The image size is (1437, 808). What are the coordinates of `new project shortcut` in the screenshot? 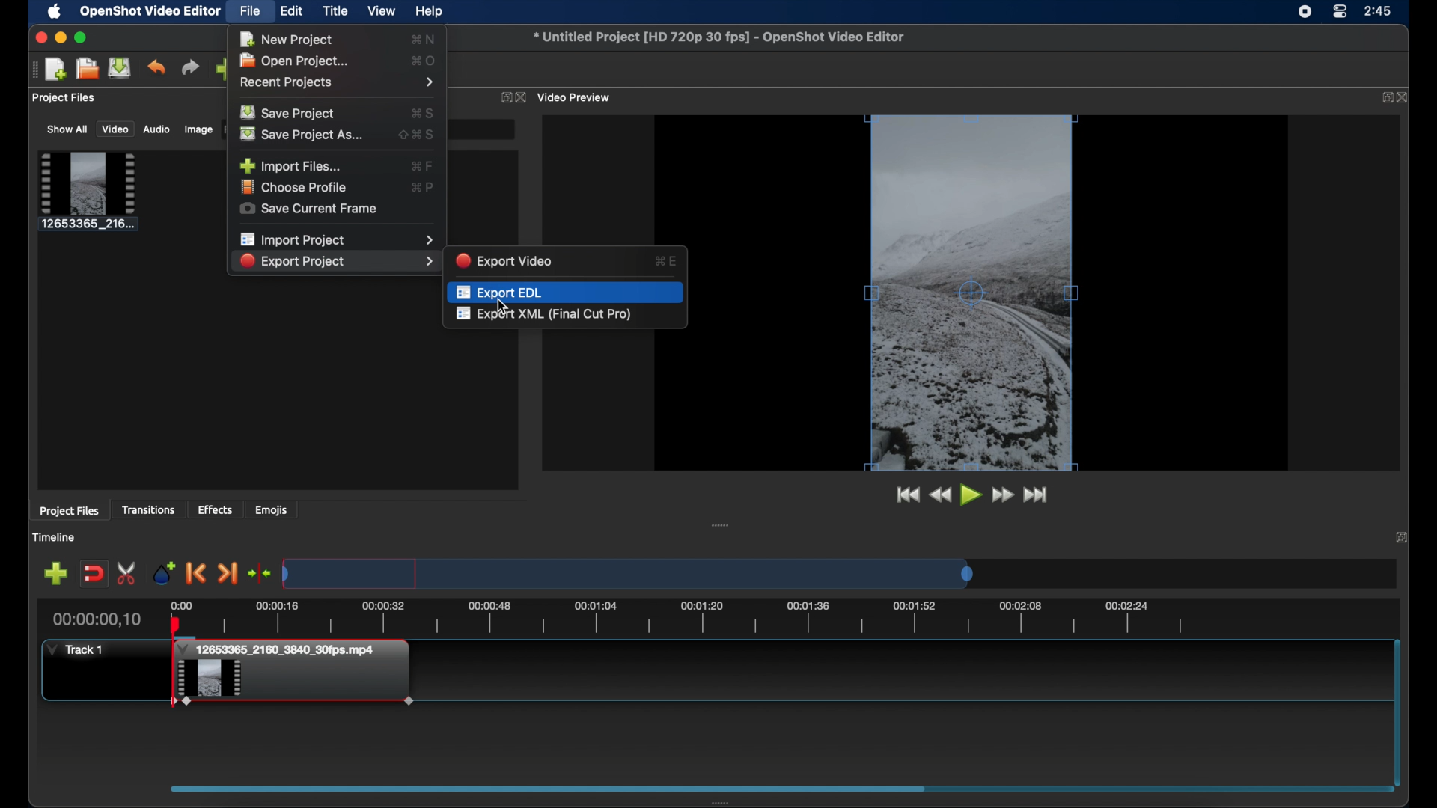 It's located at (425, 38).